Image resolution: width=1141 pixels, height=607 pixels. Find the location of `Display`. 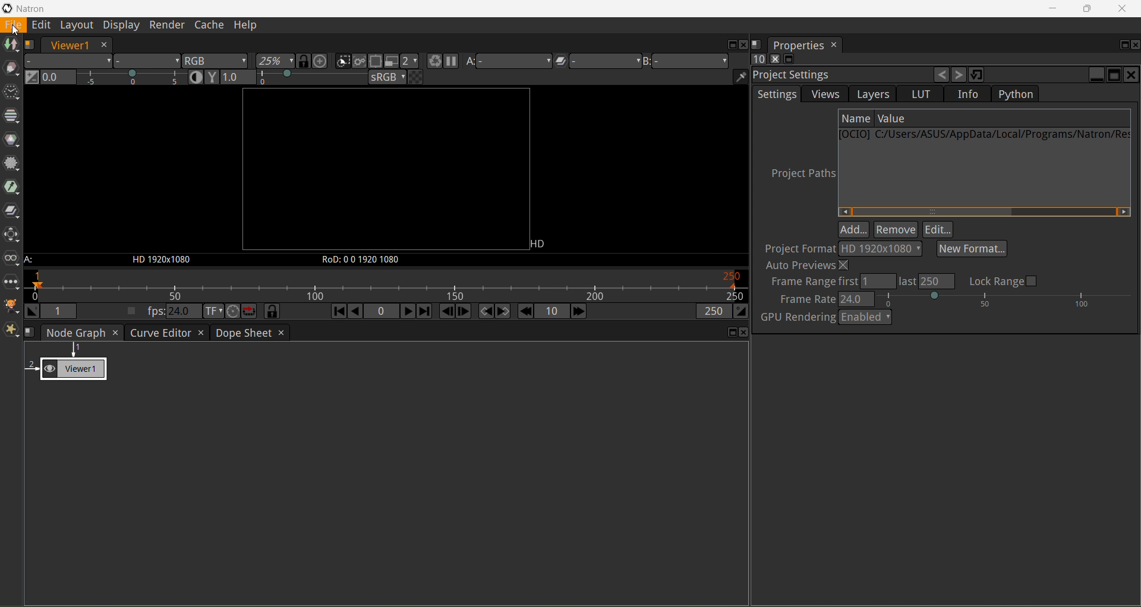

Display is located at coordinates (123, 25).